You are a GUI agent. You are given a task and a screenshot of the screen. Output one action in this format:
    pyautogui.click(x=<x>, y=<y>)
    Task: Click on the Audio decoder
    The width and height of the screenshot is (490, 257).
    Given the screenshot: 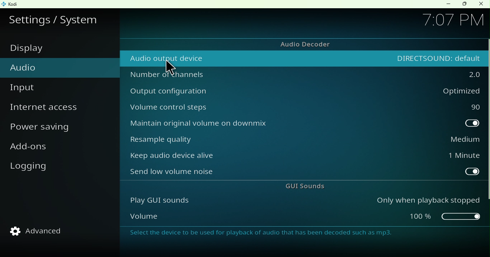 What is the action you would take?
    pyautogui.click(x=302, y=43)
    